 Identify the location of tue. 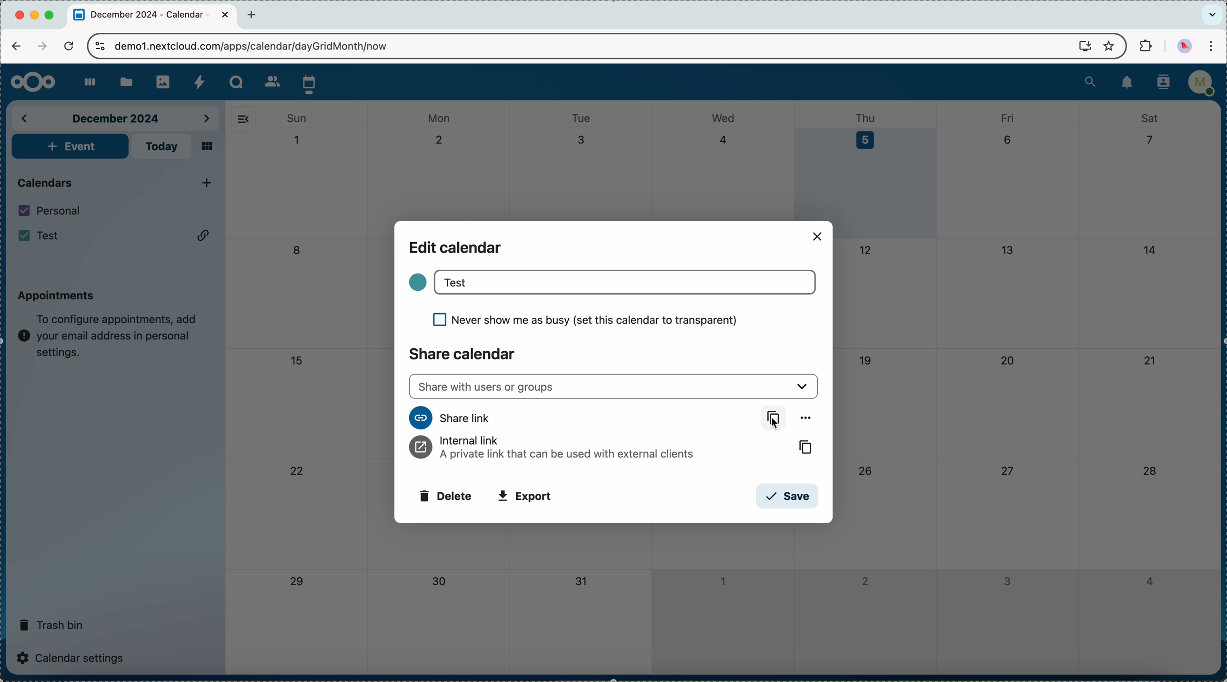
(581, 118).